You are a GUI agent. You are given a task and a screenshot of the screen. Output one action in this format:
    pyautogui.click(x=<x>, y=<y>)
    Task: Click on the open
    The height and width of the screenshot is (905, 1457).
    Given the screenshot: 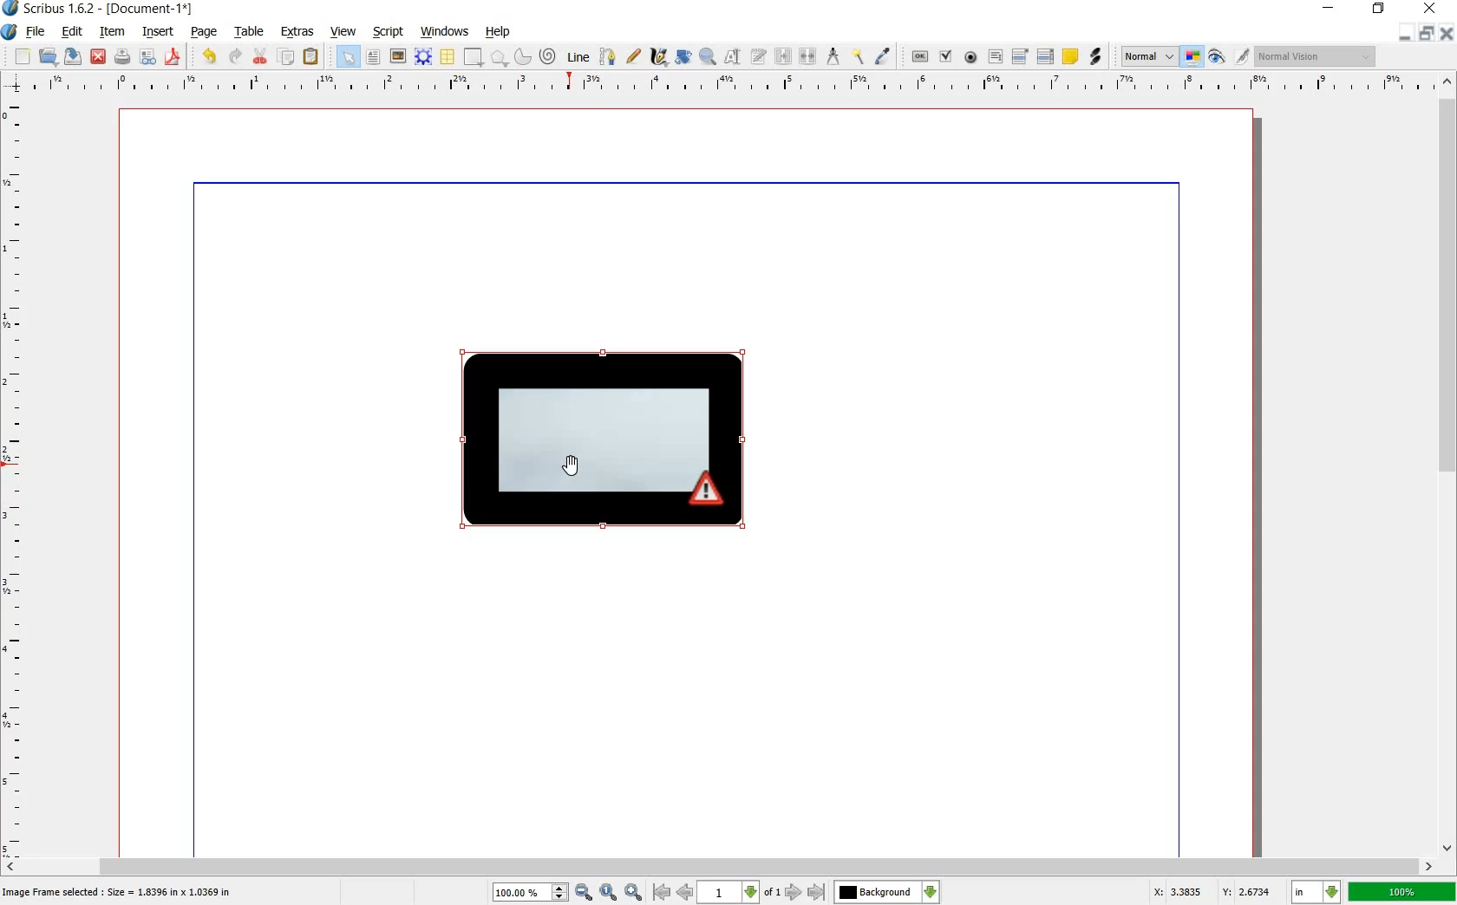 What is the action you would take?
    pyautogui.click(x=48, y=57)
    